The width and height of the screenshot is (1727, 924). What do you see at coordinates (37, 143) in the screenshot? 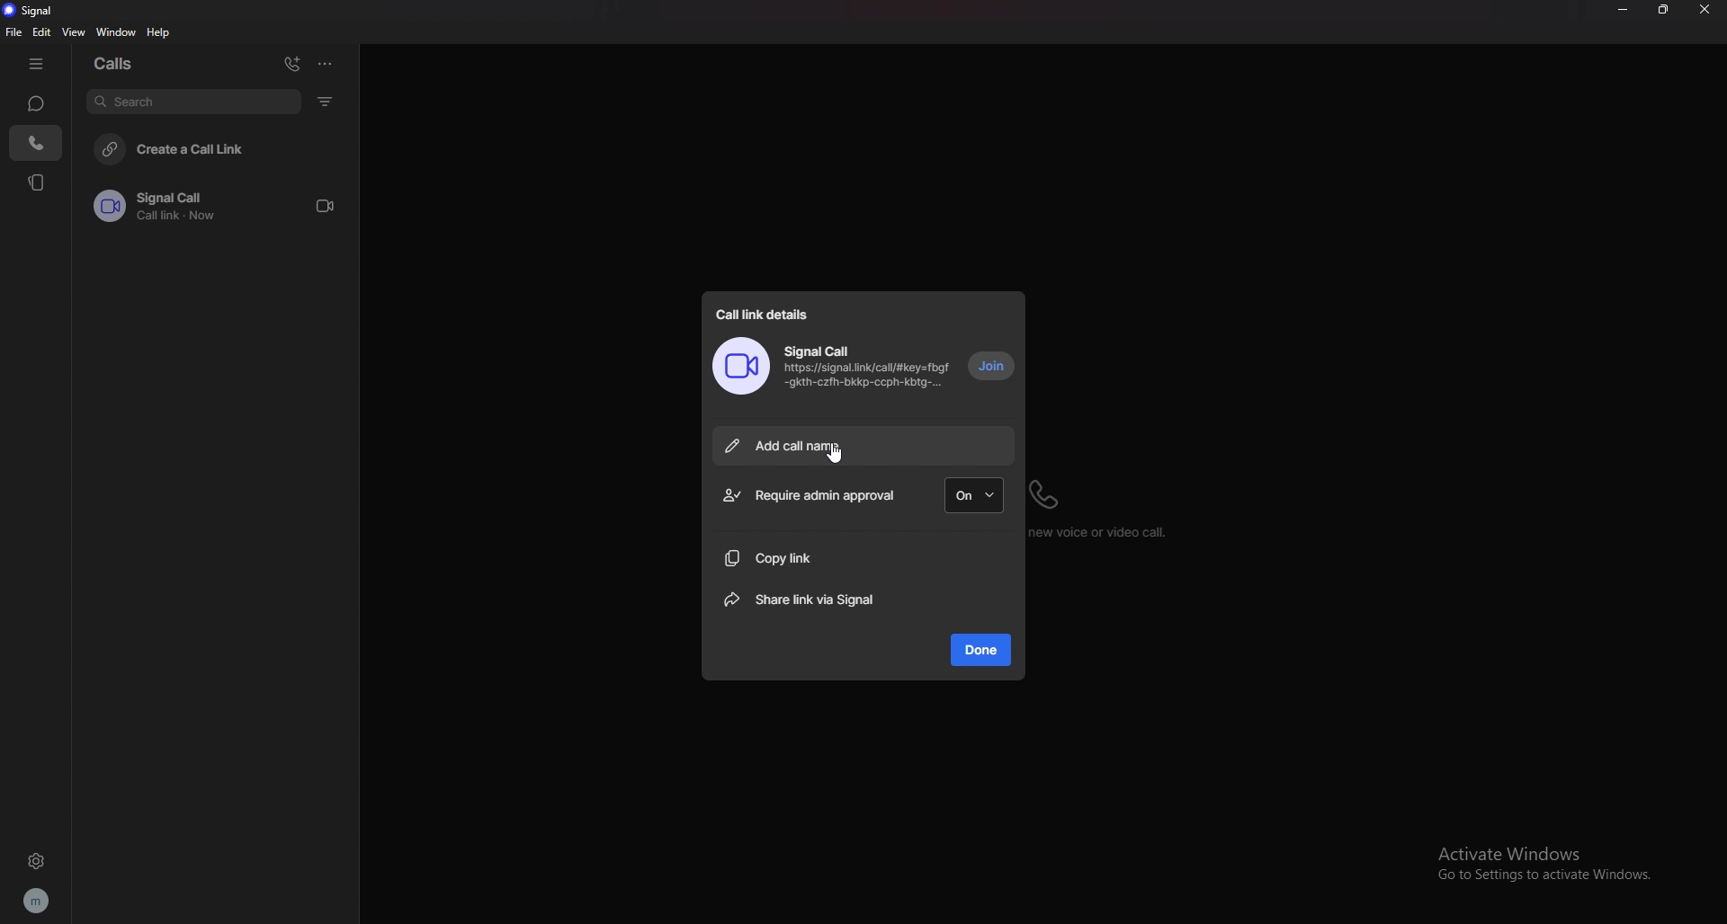
I see `calls` at bounding box center [37, 143].